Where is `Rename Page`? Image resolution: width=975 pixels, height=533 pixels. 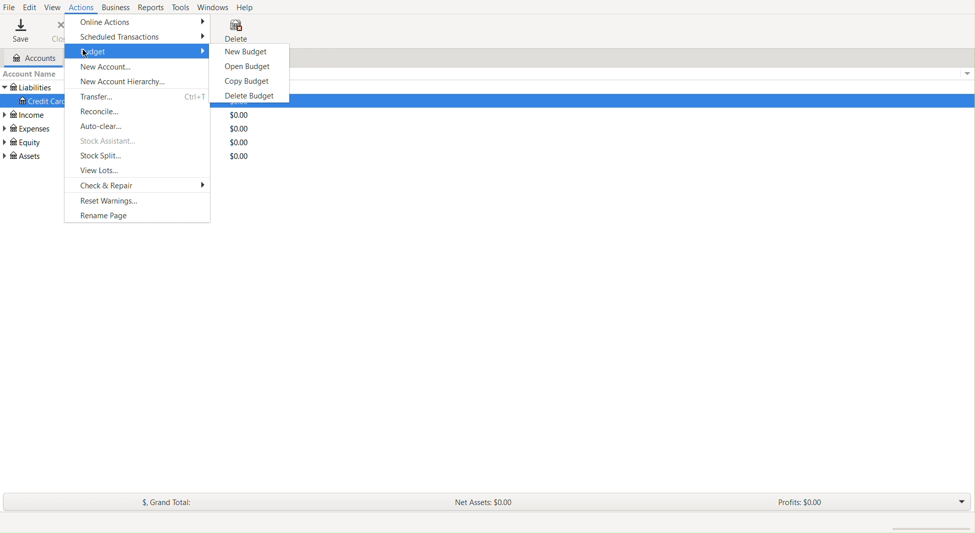
Rename Page is located at coordinates (102, 216).